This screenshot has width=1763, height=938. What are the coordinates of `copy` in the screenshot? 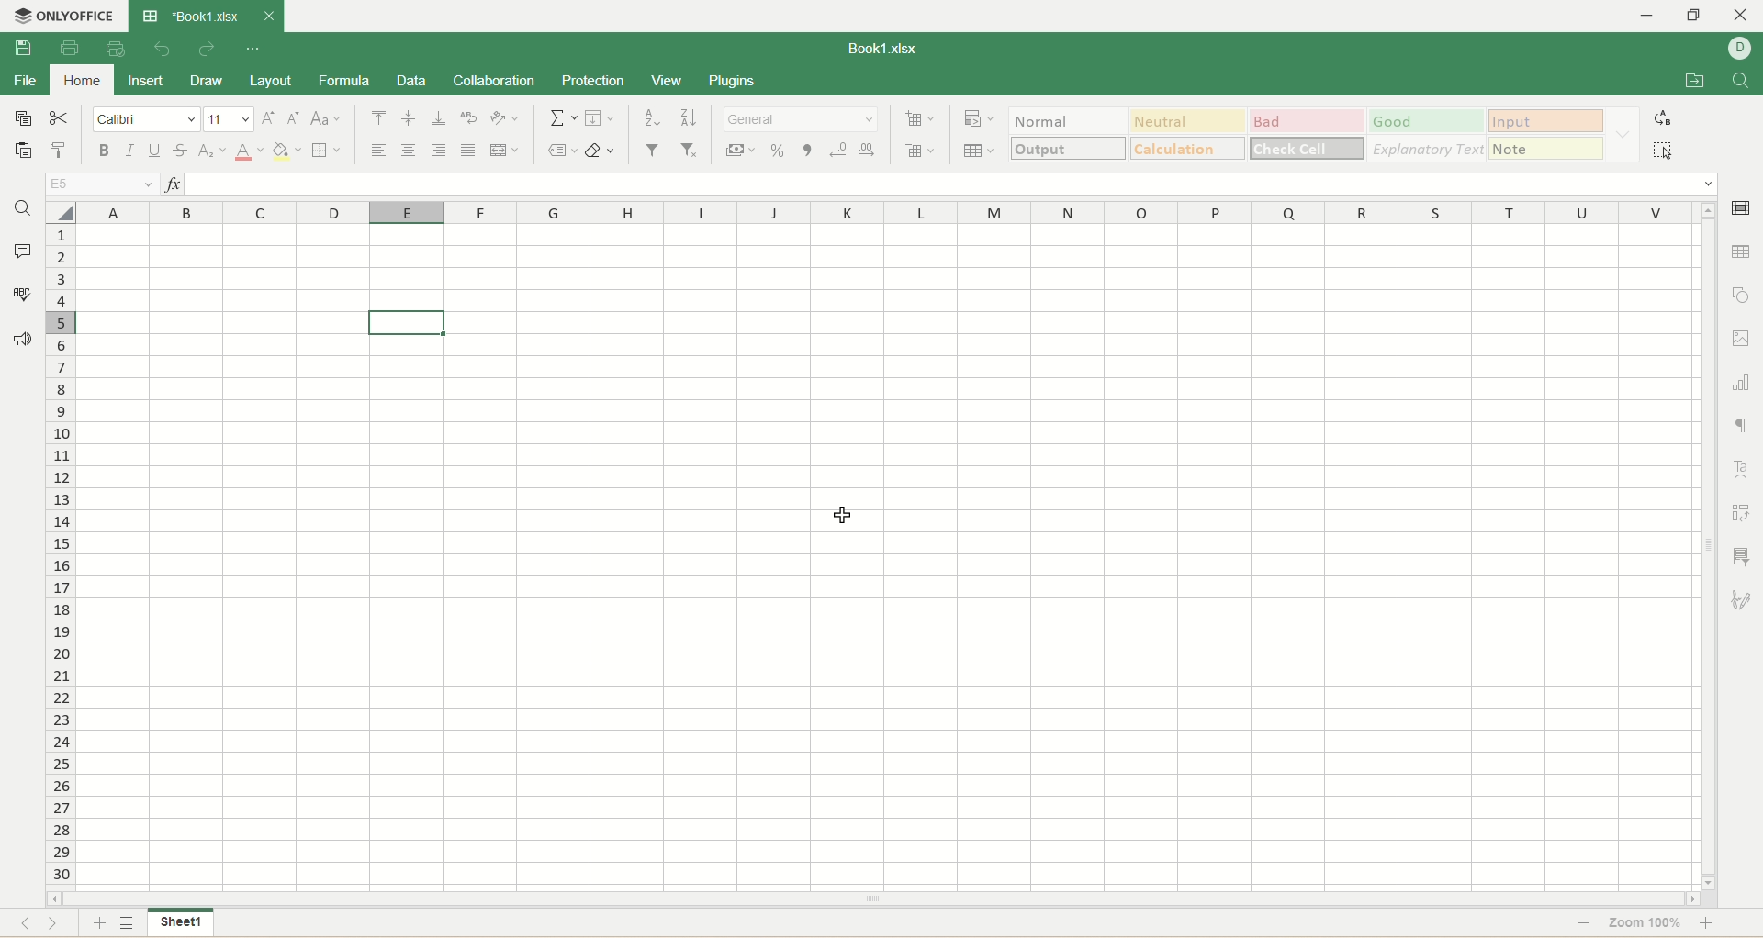 It's located at (26, 117).